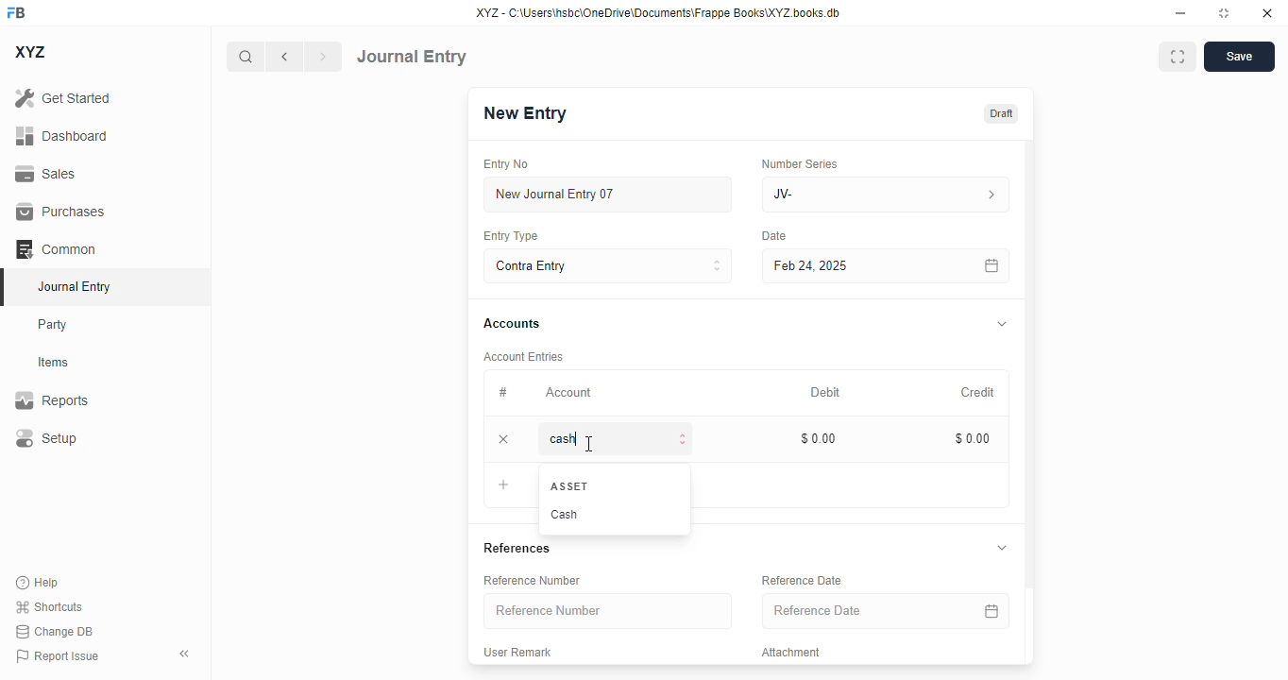 This screenshot has width=1288, height=680. Describe the element at coordinates (992, 265) in the screenshot. I see `calendar icon` at that location.